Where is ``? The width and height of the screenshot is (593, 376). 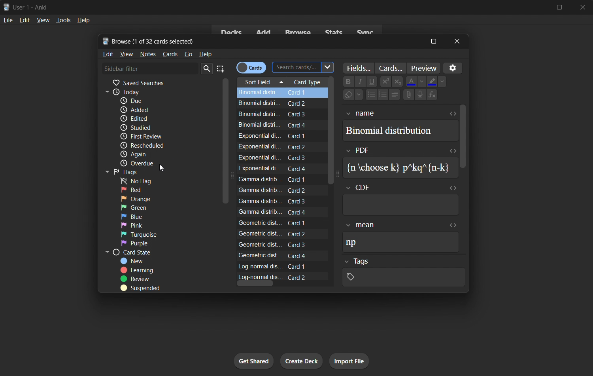  is located at coordinates (371, 95).